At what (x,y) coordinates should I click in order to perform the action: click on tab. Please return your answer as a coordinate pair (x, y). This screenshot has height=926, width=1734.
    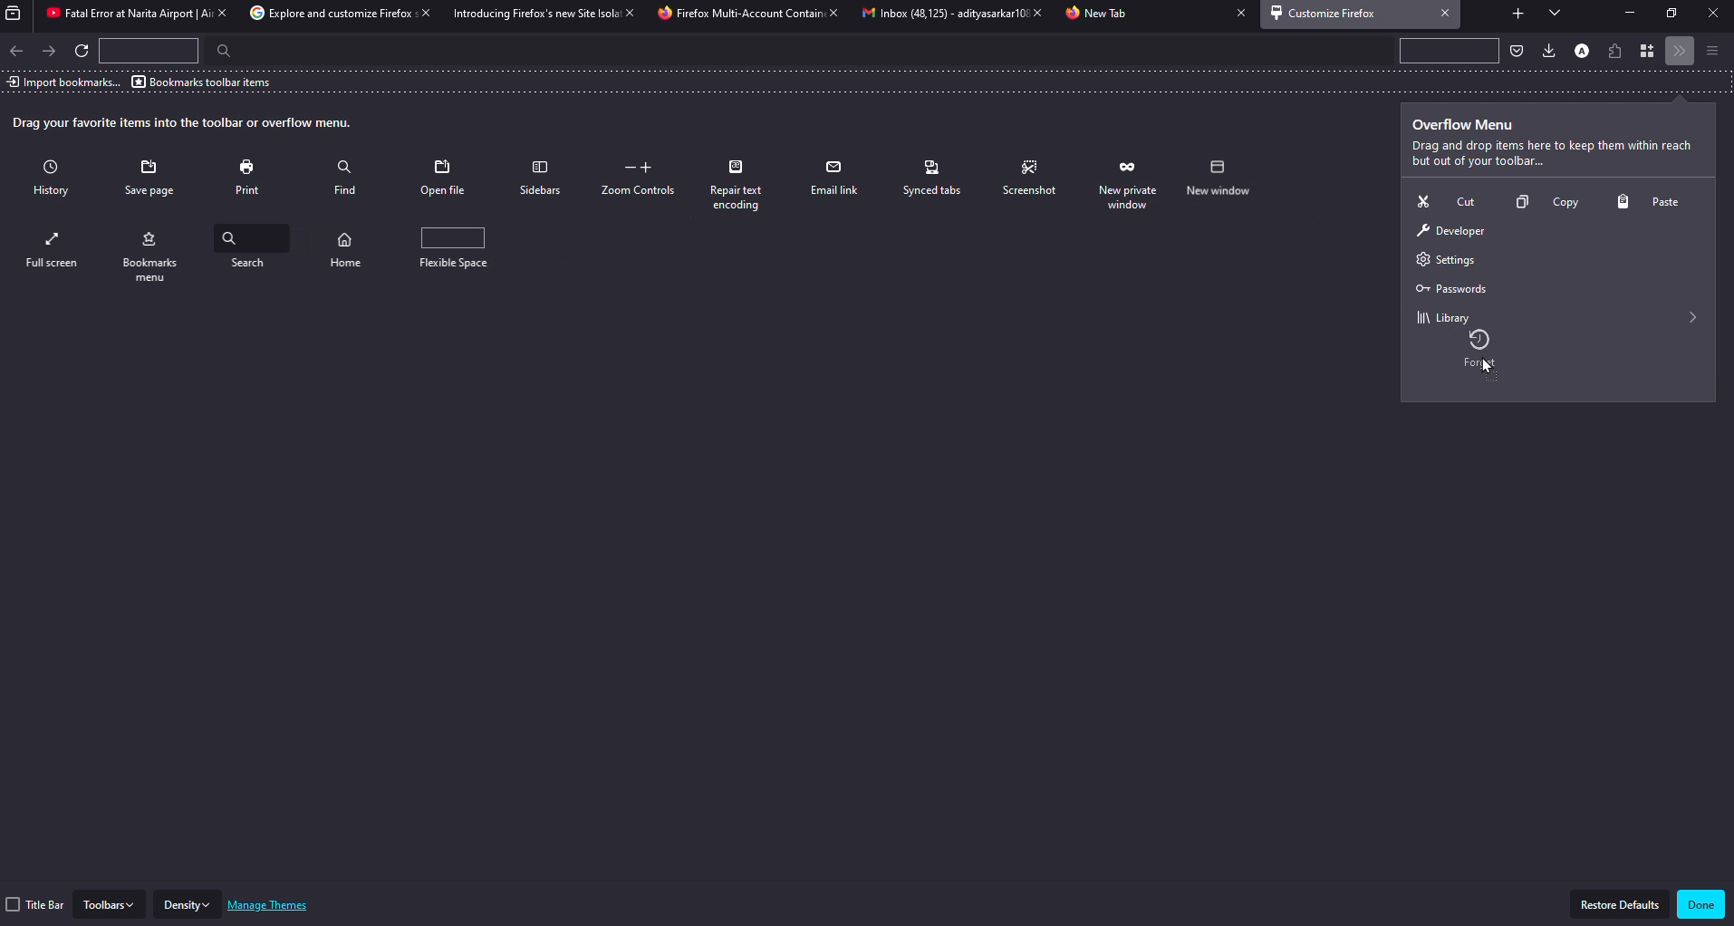
    Looking at the image, I should click on (933, 14).